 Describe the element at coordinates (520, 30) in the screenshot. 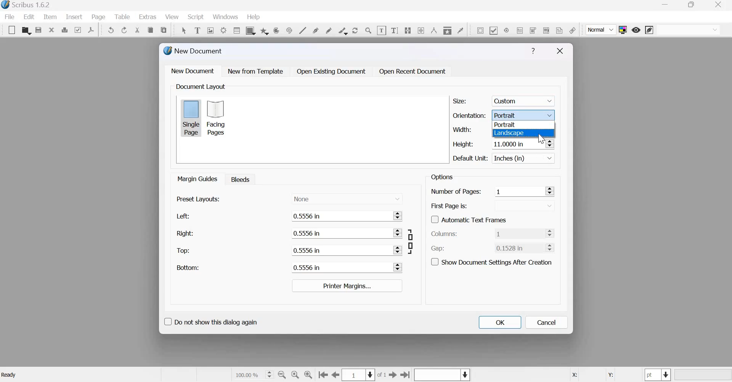

I see `PDF text field` at that location.